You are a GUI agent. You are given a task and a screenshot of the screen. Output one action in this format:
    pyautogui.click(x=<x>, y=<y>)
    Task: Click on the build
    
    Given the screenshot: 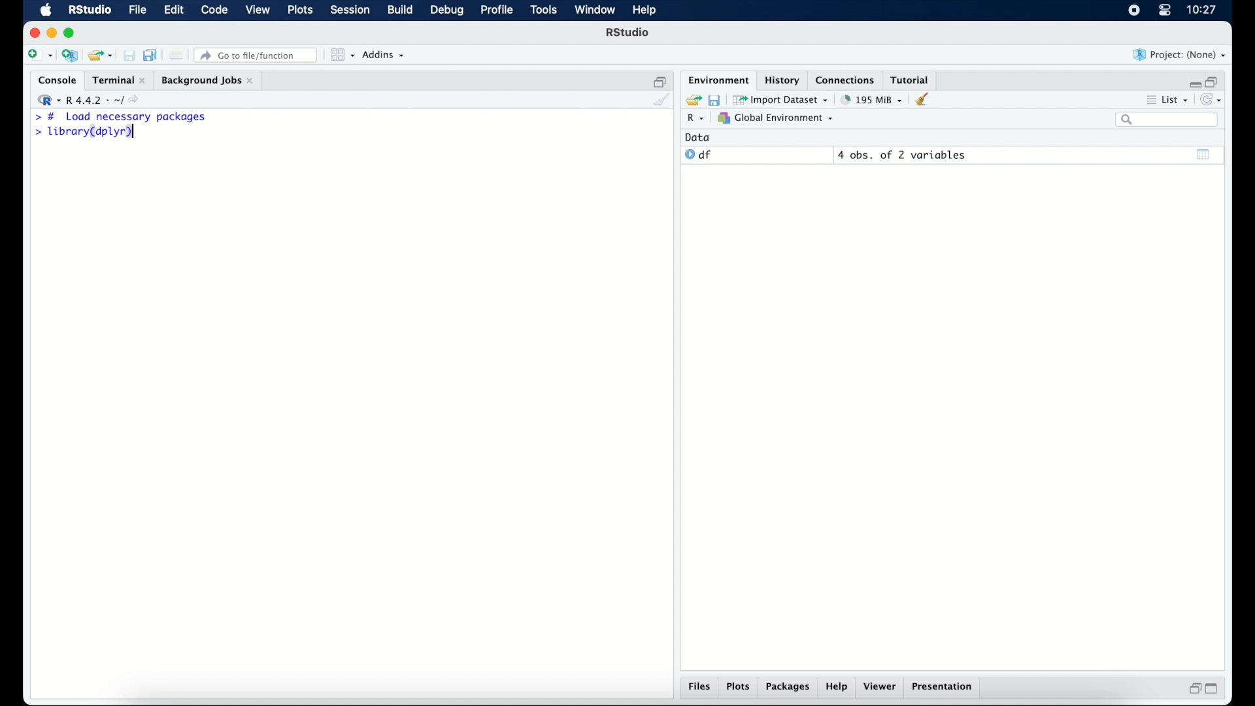 What is the action you would take?
    pyautogui.click(x=399, y=10)
    